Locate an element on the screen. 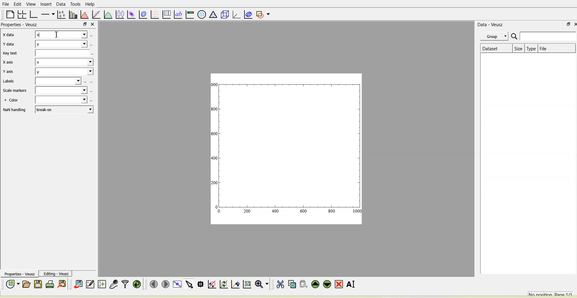 Image resolution: width=577 pixels, height=298 pixels. Plot covariance ellipses is located at coordinates (248, 14).